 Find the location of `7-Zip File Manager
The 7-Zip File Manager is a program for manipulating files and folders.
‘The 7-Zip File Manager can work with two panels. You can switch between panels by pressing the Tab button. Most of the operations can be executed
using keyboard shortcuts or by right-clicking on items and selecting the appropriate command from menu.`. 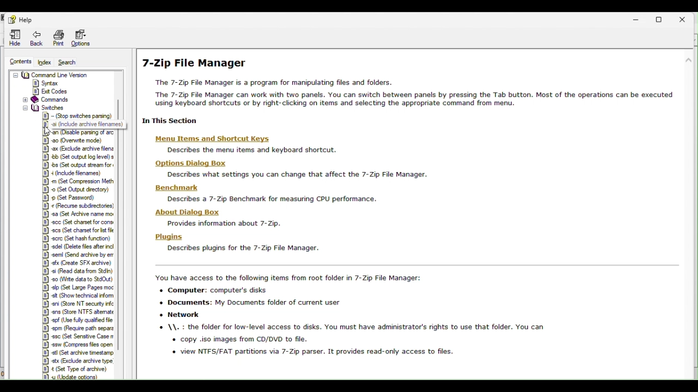

7-Zip File Manager
The 7-Zip File Manager is a program for manipulating files and folders.
‘The 7-Zip File Manager can work with two panels. You can switch between panels by pressing the Tab button. Most of the operations can be executed
using keyboard shortcuts or by right-clicking on items and selecting the appropriate command from menu. is located at coordinates (411, 82).